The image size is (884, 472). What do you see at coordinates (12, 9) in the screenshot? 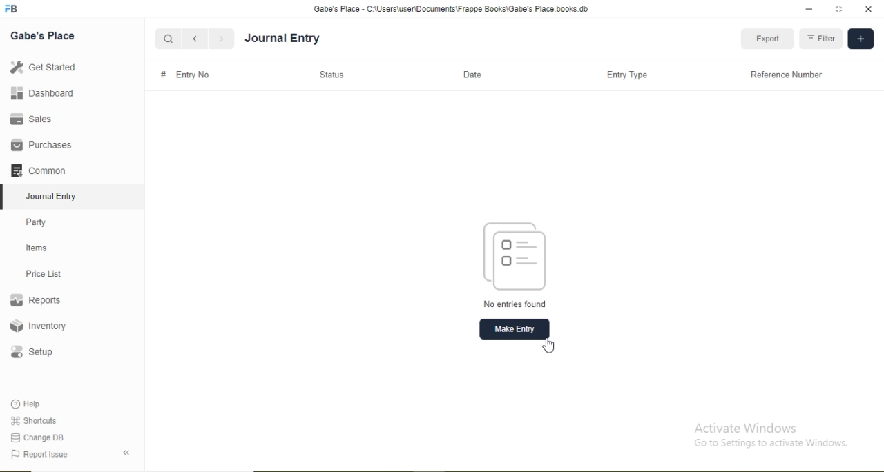
I see `Logo` at bounding box center [12, 9].